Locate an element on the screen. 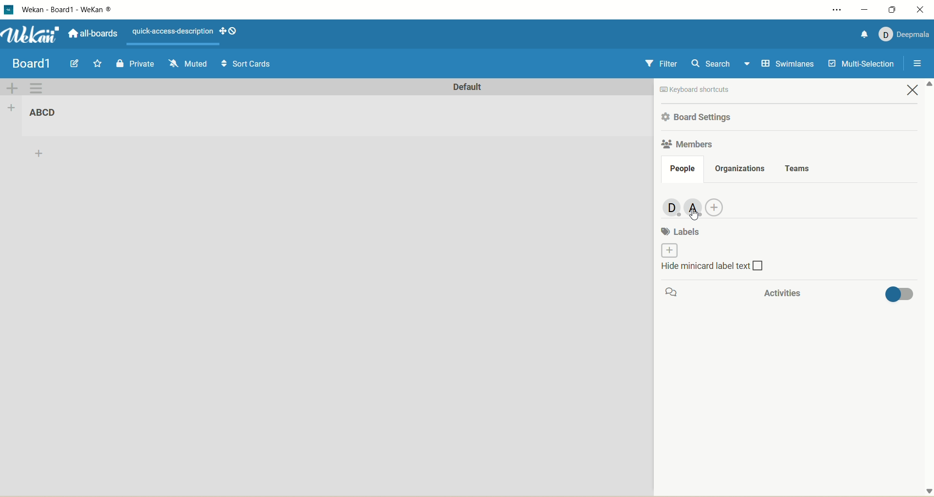  teams is located at coordinates (799, 167).